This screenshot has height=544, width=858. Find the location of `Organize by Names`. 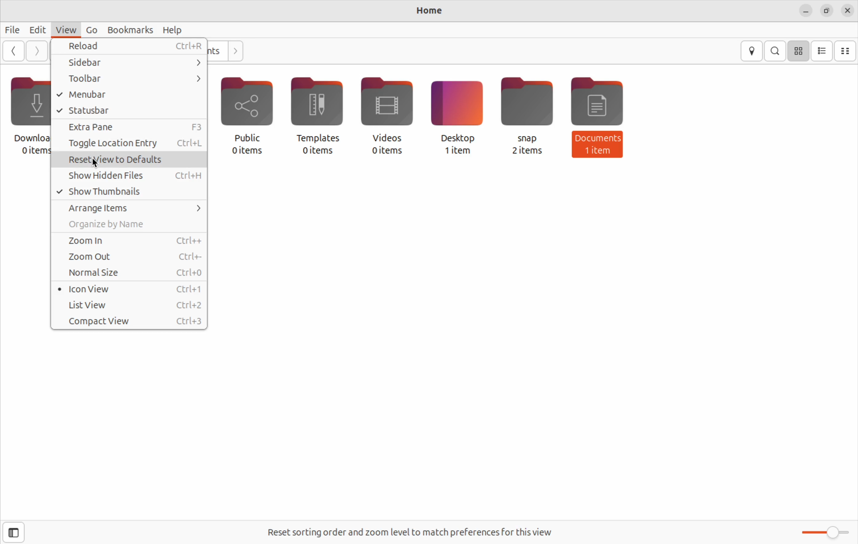

Organize by Names is located at coordinates (128, 224).